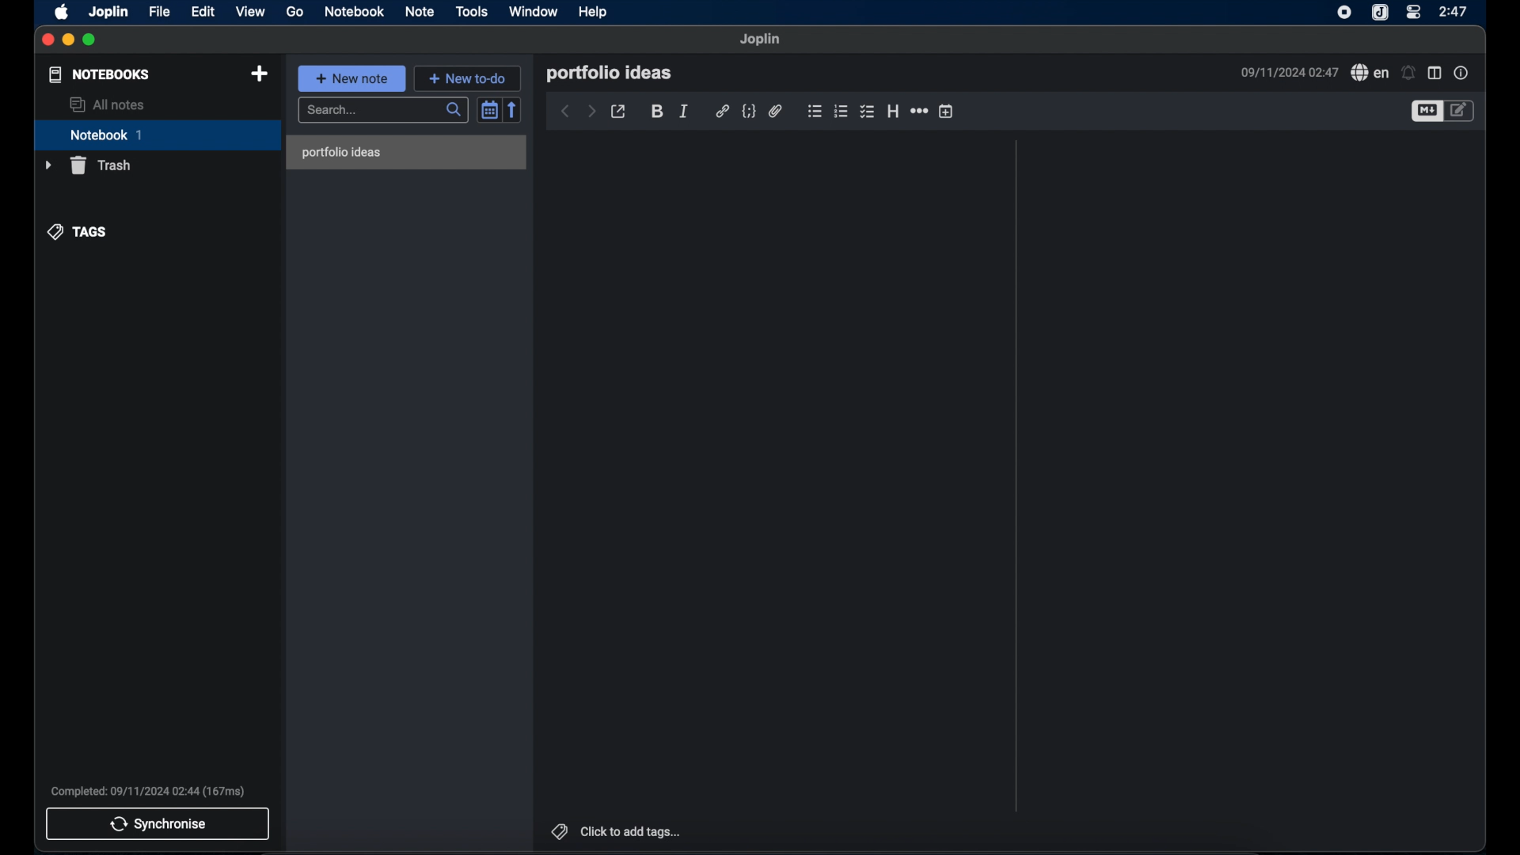  I want to click on window, so click(534, 11).